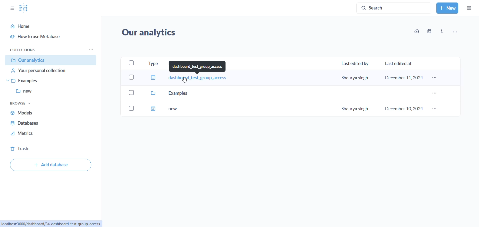 The image size is (479, 227). Describe the element at coordinates (132, 92) in the screenshot. I see `select checkbox` at that location.